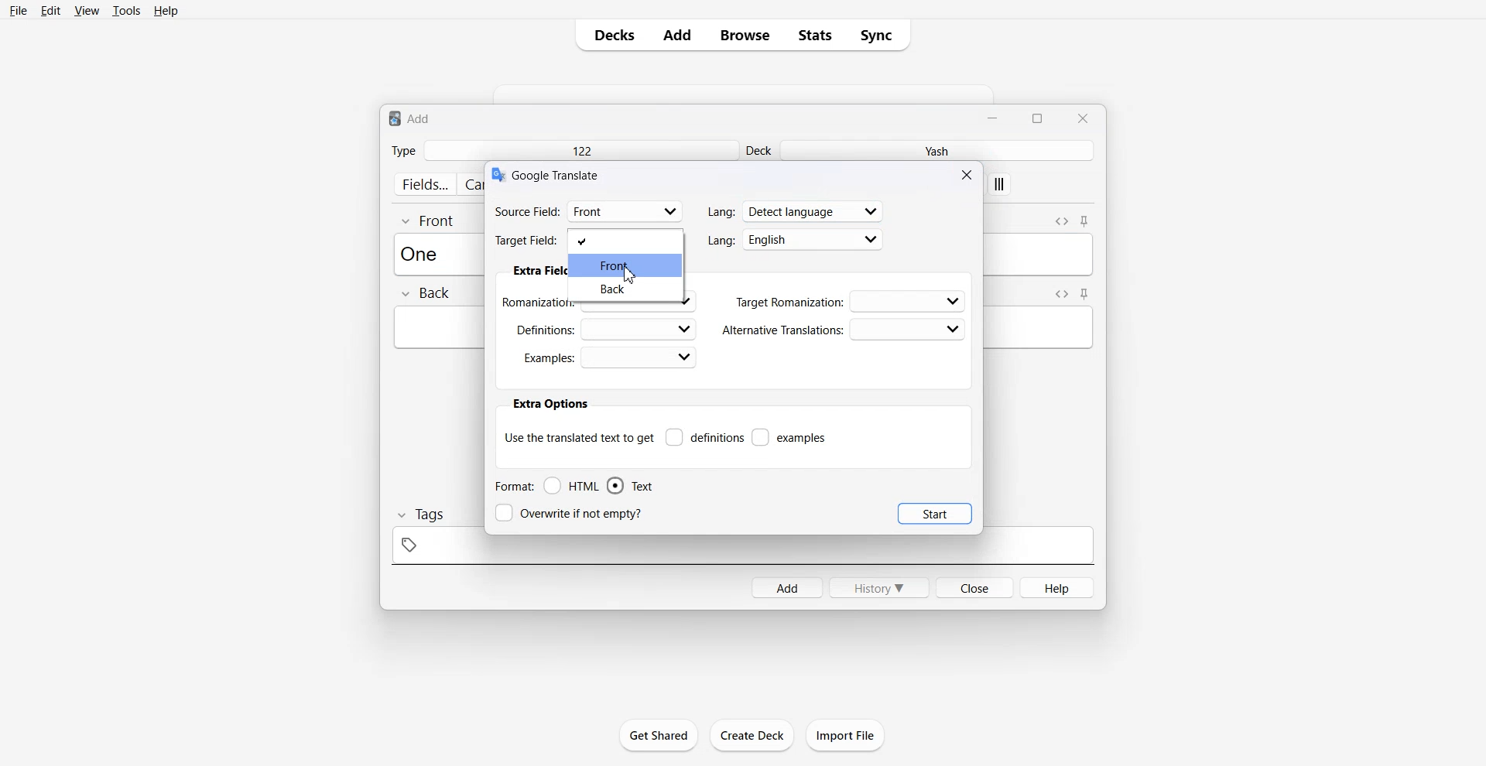  I want to click on Text, so click(630, 486).